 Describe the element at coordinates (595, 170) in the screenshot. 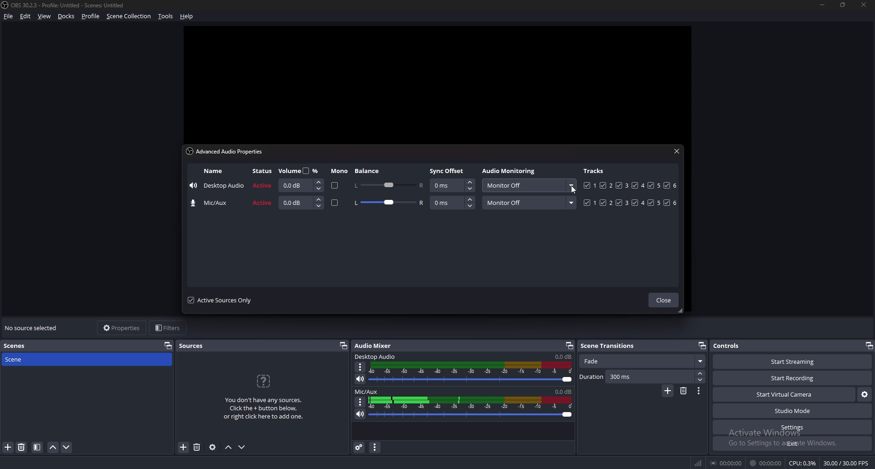

I see `tracks` at that location.